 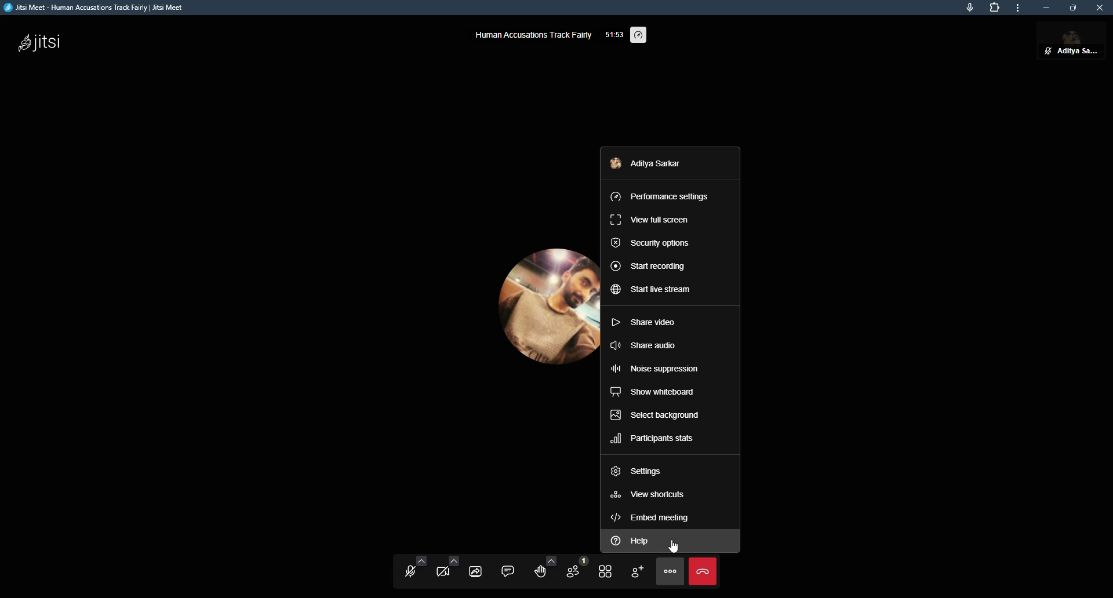 I want to click on close, so click(x=1101, y=8).